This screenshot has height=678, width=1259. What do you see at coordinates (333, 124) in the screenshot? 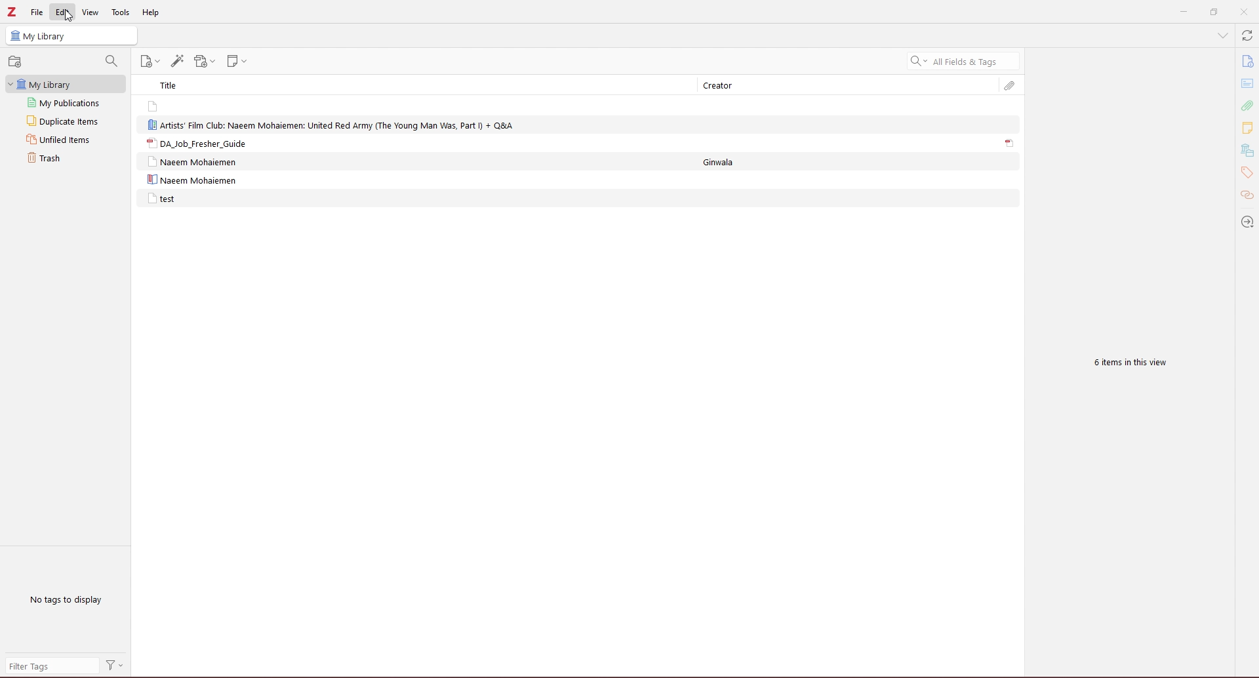
I see `Artists’ Film Club: Naeem Mohaiemen: United Red Army (The Young Man Was, Part I) + Q&A` at bounding box center [333, 124].